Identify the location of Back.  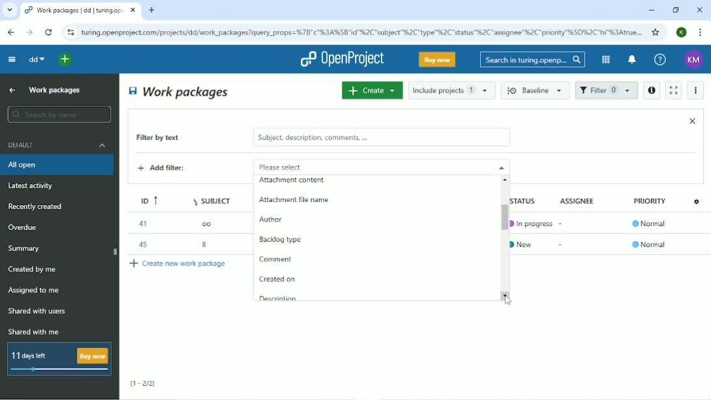
(10, 32).